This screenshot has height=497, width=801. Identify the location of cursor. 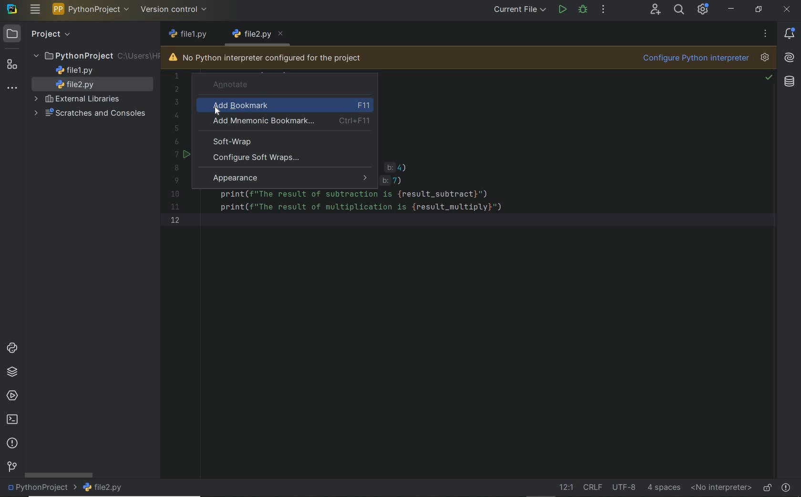
(219, 113).